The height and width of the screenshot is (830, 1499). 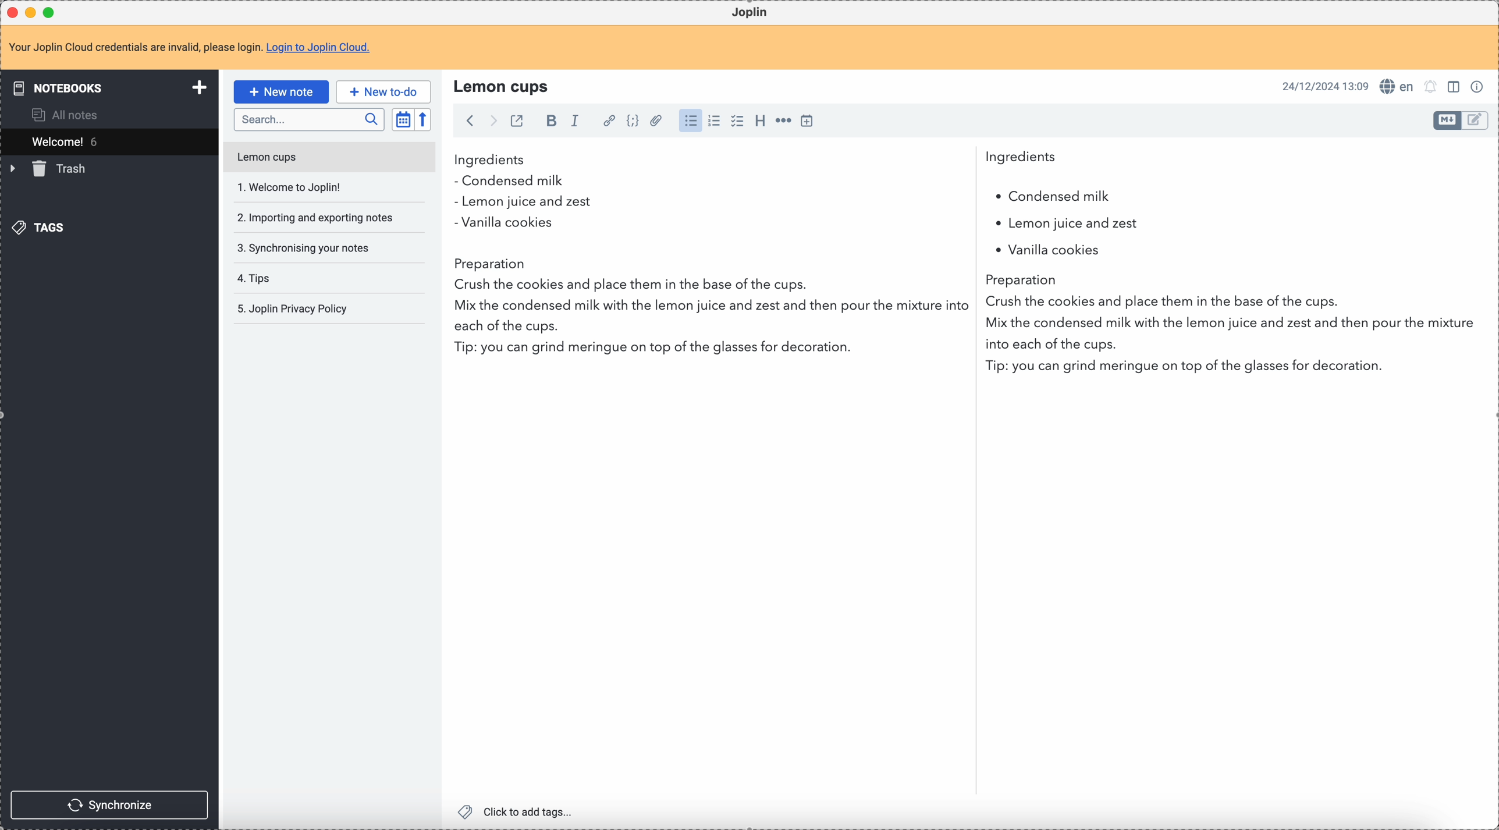 I want to click on toggle sort order field, so click(x=403, y=120).